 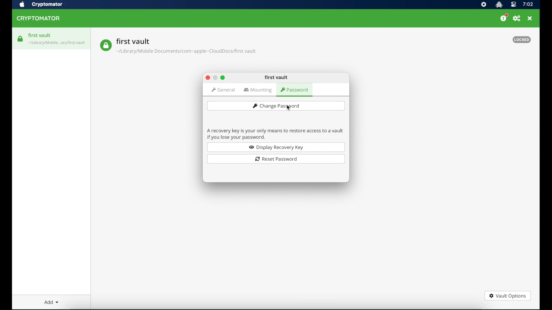 What do you see at coordinates (288, 107) in the screenshot?
I see `cursor` at bounding box center [288, 107].